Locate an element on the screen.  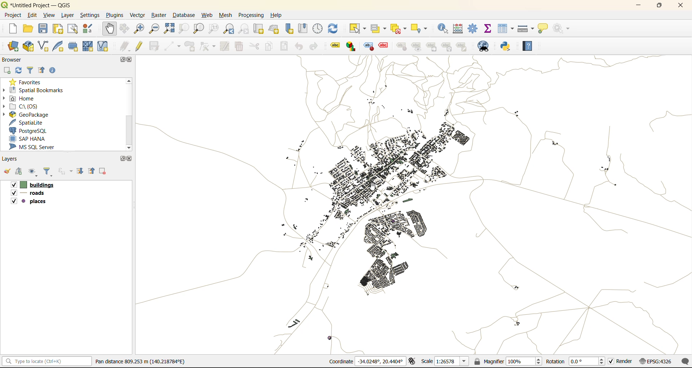
home is located at coordinates (22, 98).